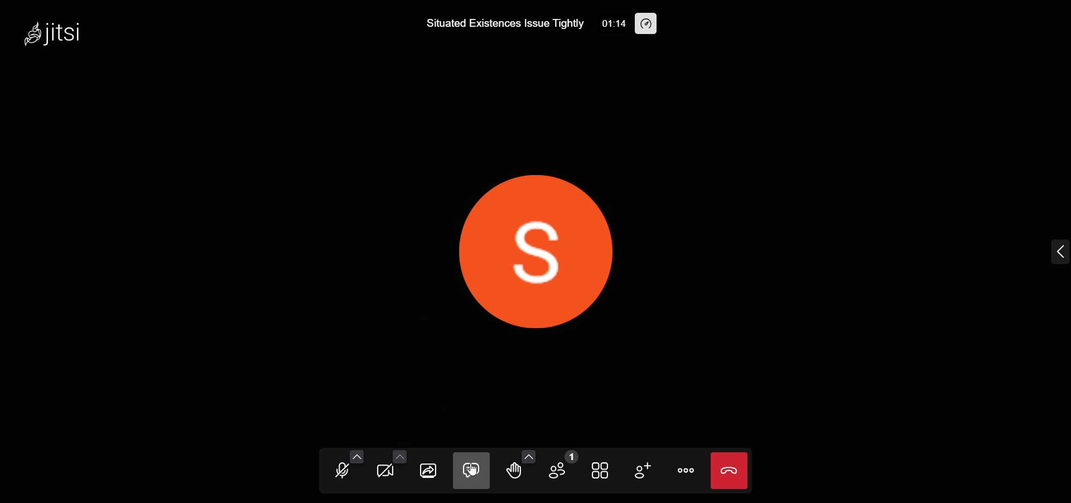 The width and height of the screenshot is (1071, 503). I want to click on camera, so click(386, 473).